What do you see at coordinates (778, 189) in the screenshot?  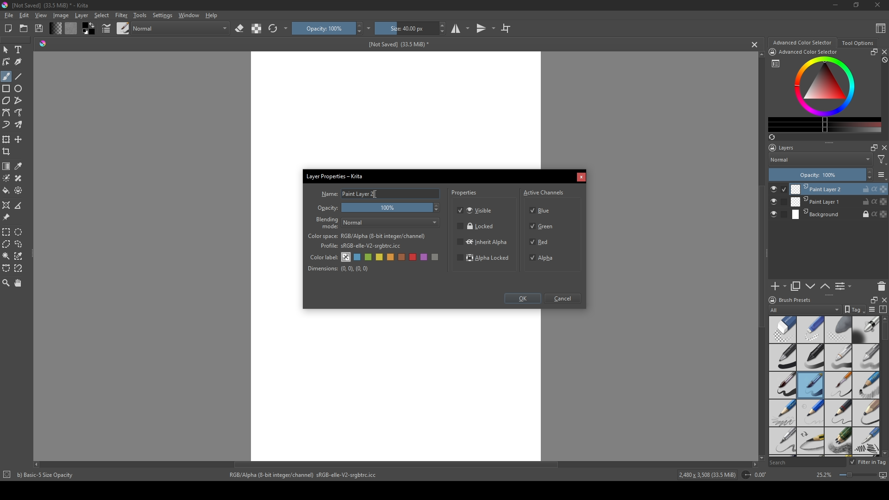 I see `check button` at bounding box center [778, 189].